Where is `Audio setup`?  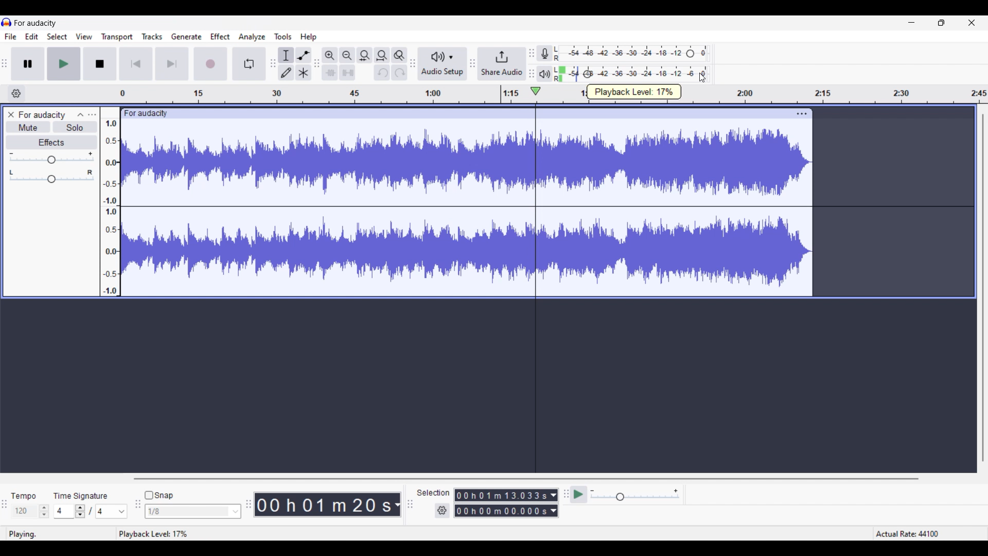
Audio setup is located at coordinates (443, 63).